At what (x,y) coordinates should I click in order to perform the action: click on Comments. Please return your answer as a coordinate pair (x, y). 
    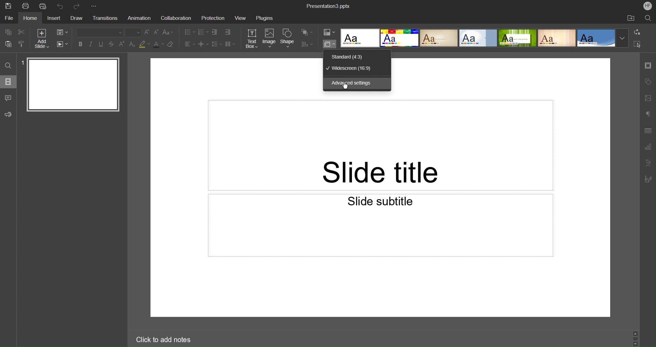
    Looking at the image, I should click on (8, 98).